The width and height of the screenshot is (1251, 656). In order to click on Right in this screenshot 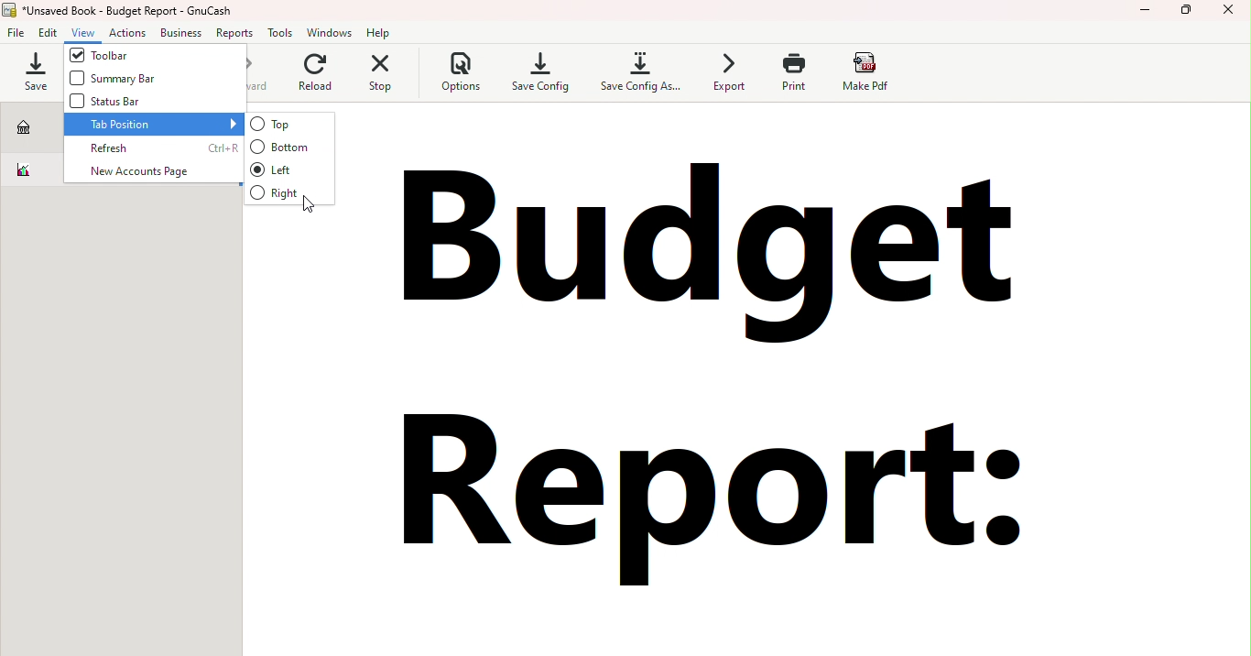, I will do `click(288, 192)`.